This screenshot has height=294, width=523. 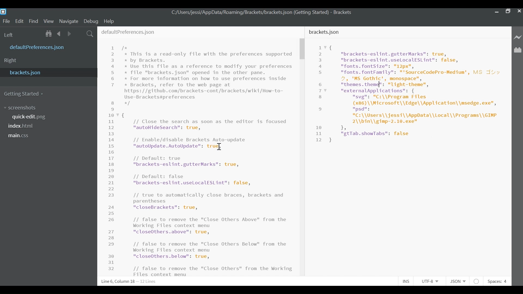 I want to click on index.html, so click(x=23, y=125).